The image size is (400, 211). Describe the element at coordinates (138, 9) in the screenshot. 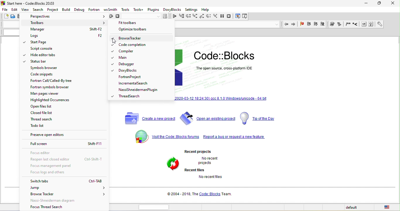

I see `tools+` at that location.